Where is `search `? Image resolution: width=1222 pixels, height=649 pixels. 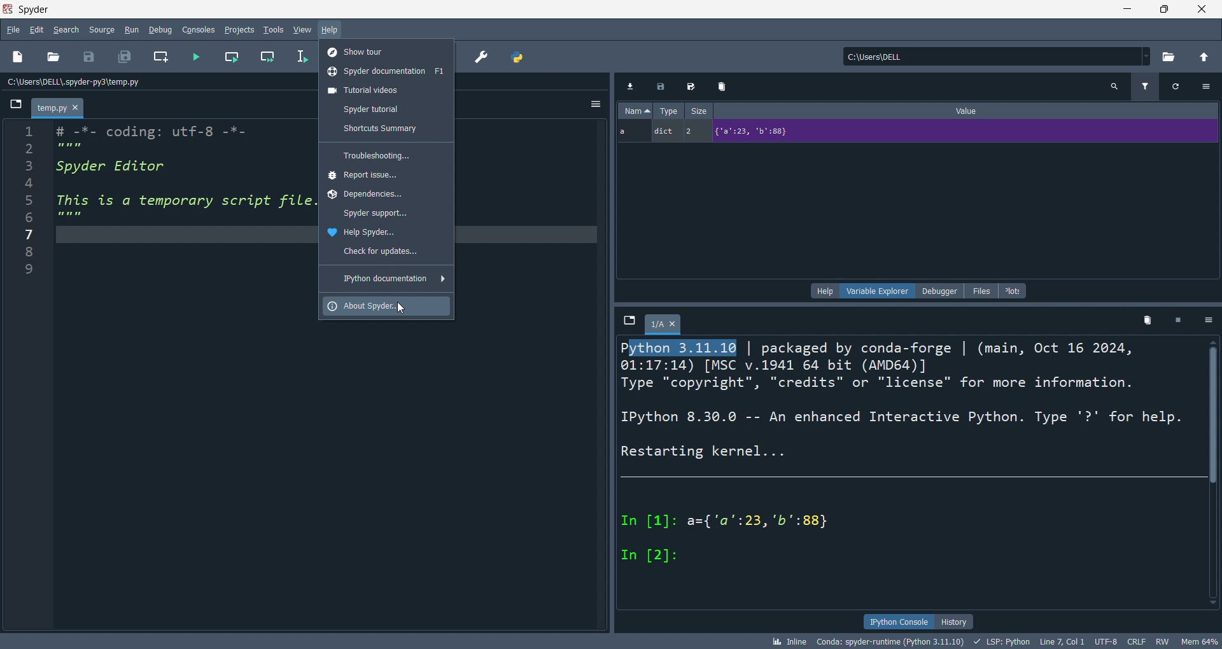
search  is located at coordinates (67, 30).